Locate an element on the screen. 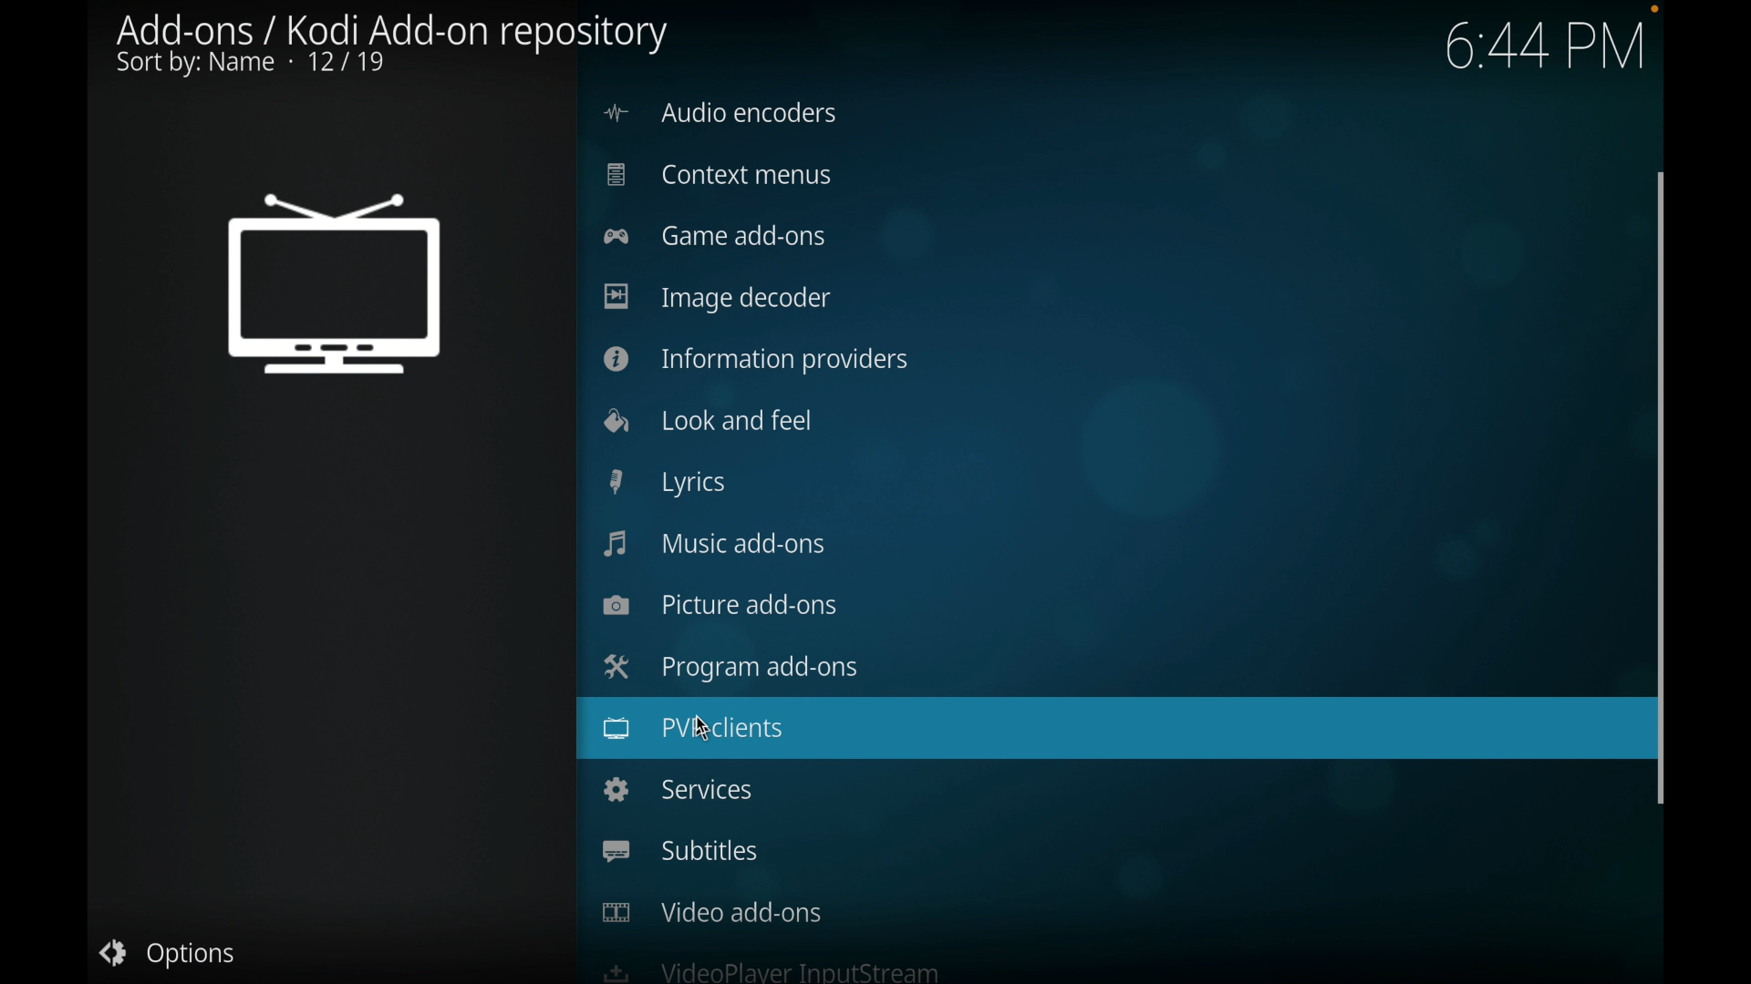  6:44 PM is located at coordinates (1546, 40).